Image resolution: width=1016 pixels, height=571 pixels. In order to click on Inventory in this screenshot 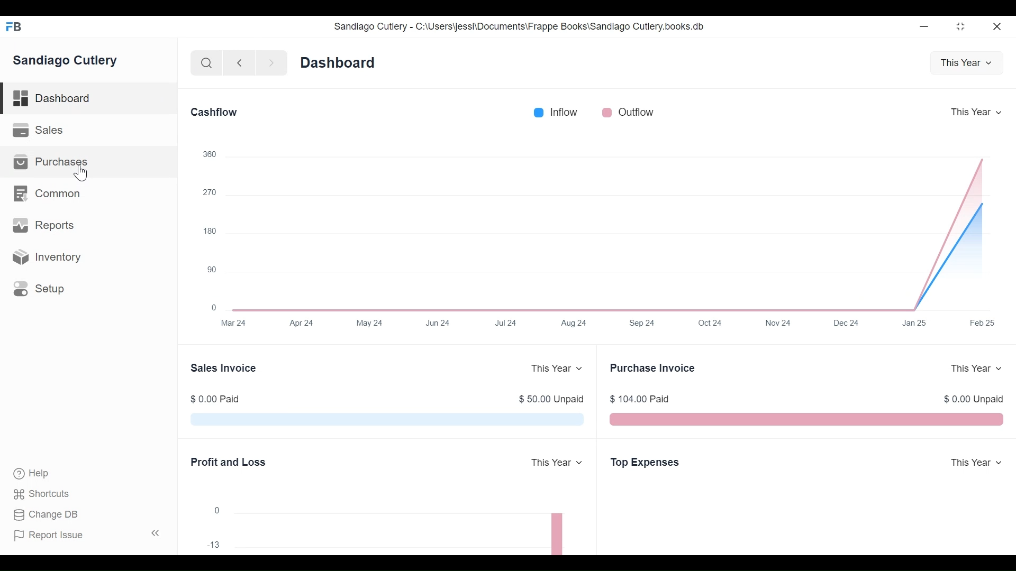, I will do `click(45, 256)`.